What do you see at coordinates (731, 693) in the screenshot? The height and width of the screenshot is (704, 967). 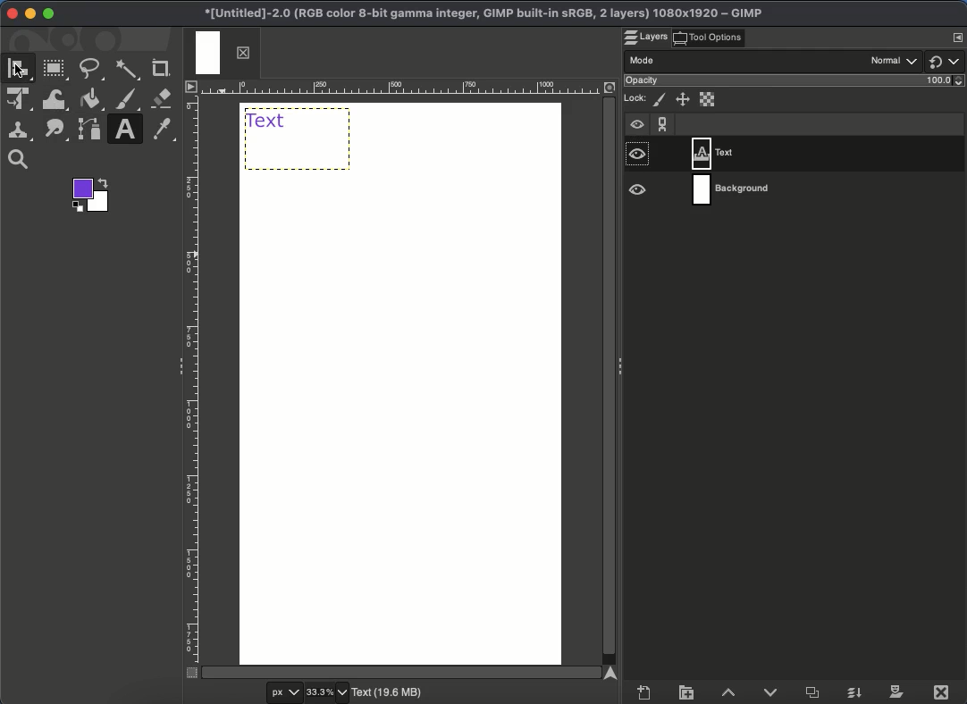 I see `Raise layer` at bounding box center [731, 693].